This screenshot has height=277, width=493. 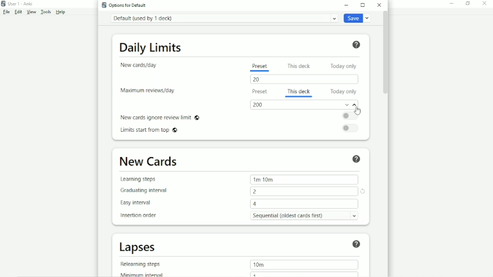 What do you see at coordinates (453, 3) in the screenshot?
I see `Minimize` at bounding box center [453, 3].